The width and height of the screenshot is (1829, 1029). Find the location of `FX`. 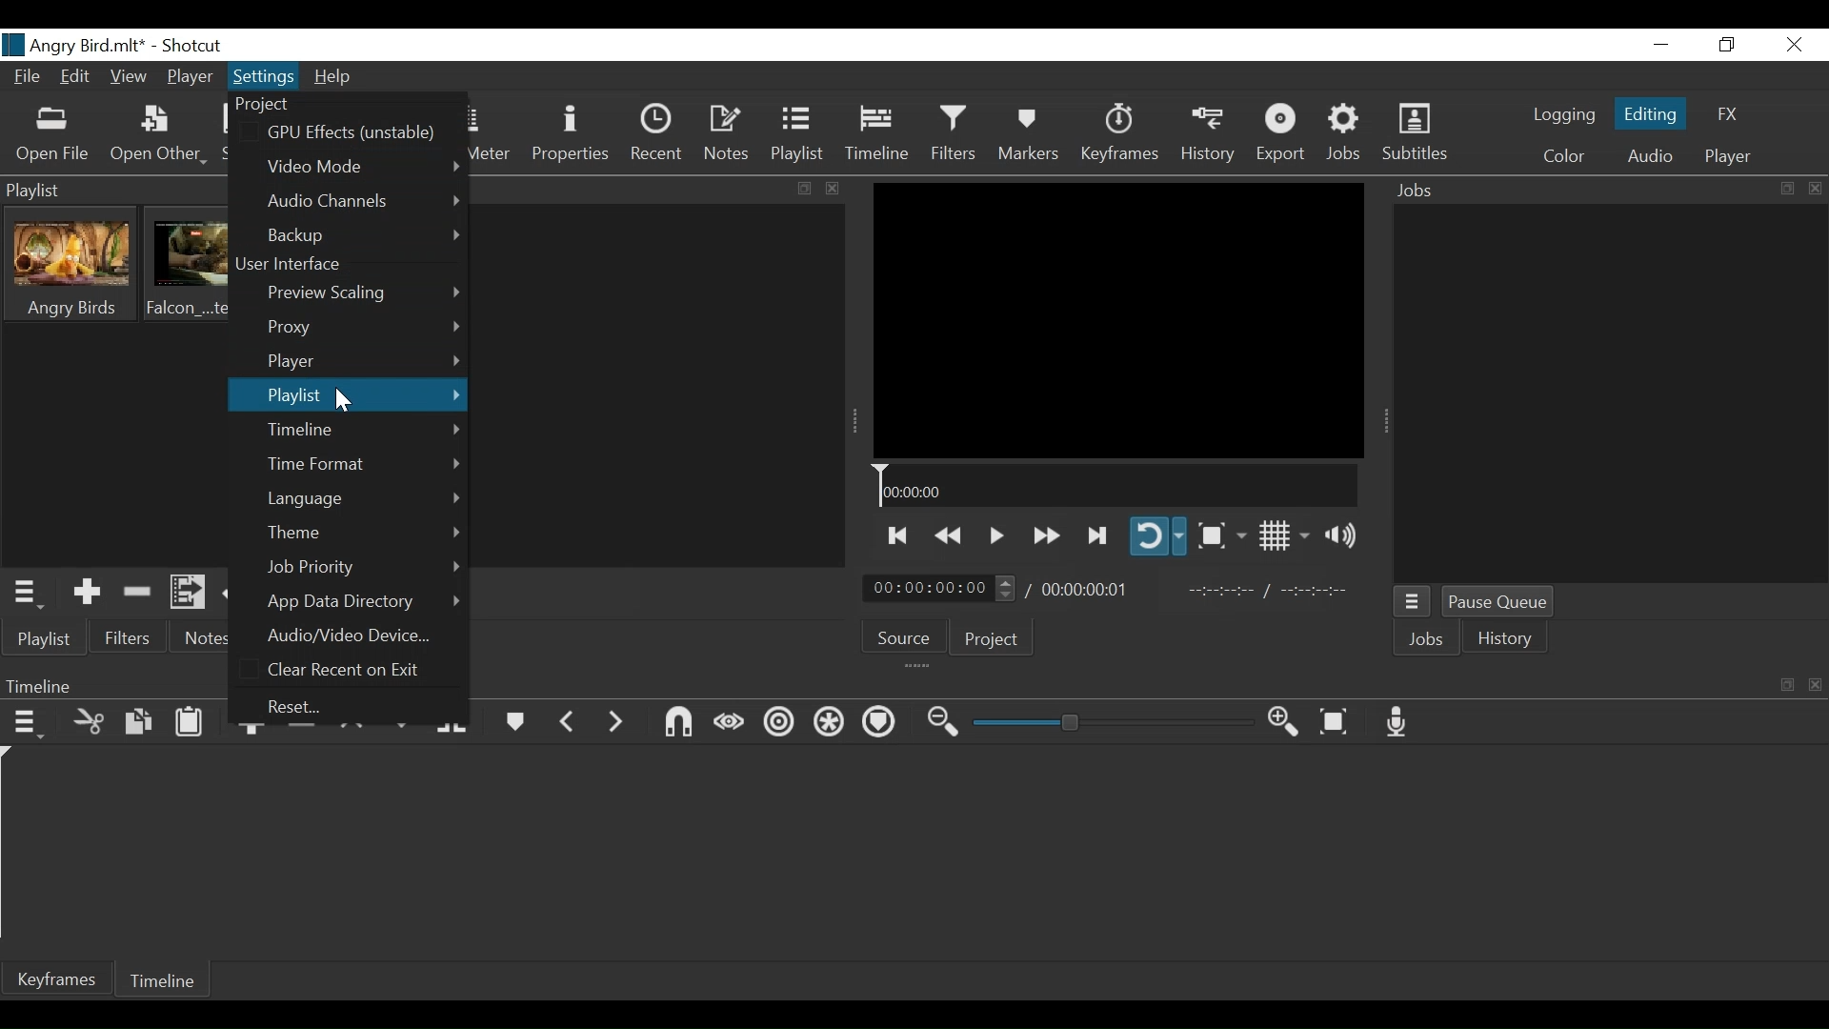

FX is located at coordinates (1729, 114).